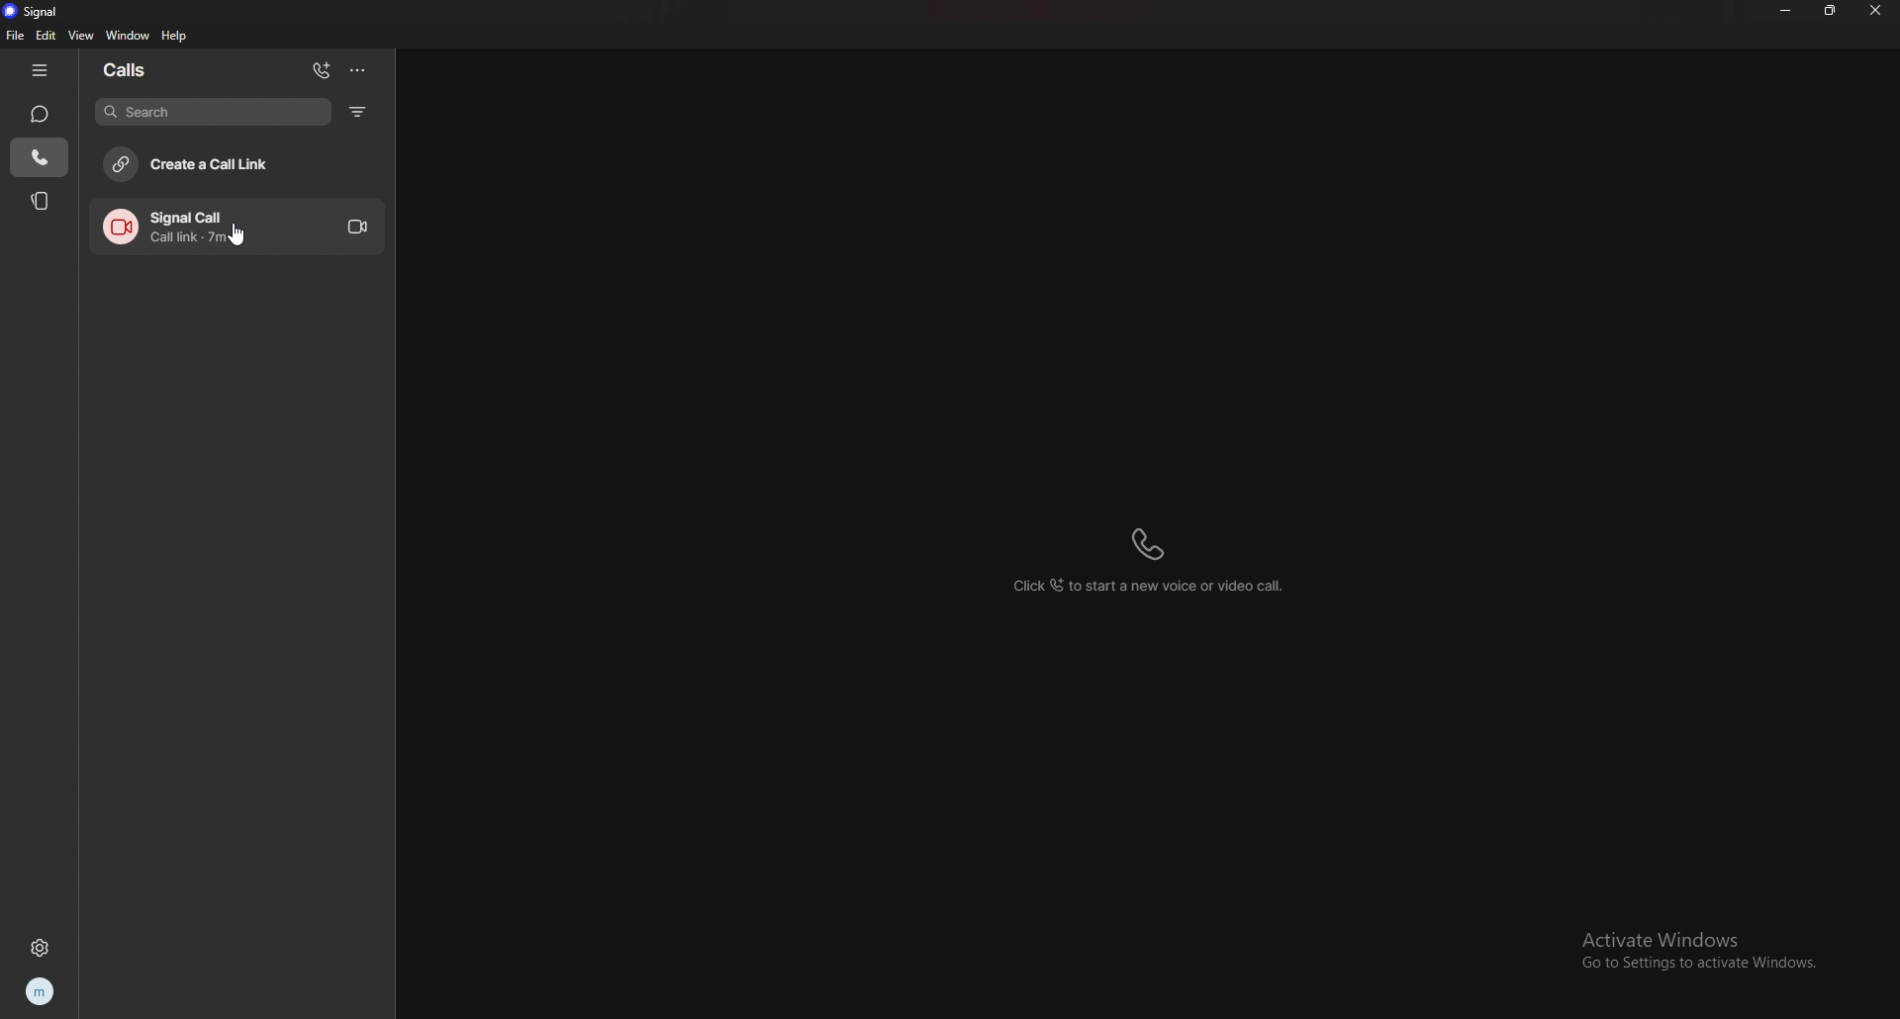 The image size is (1900, 1019). I want to click on chats, so click(41, 114).